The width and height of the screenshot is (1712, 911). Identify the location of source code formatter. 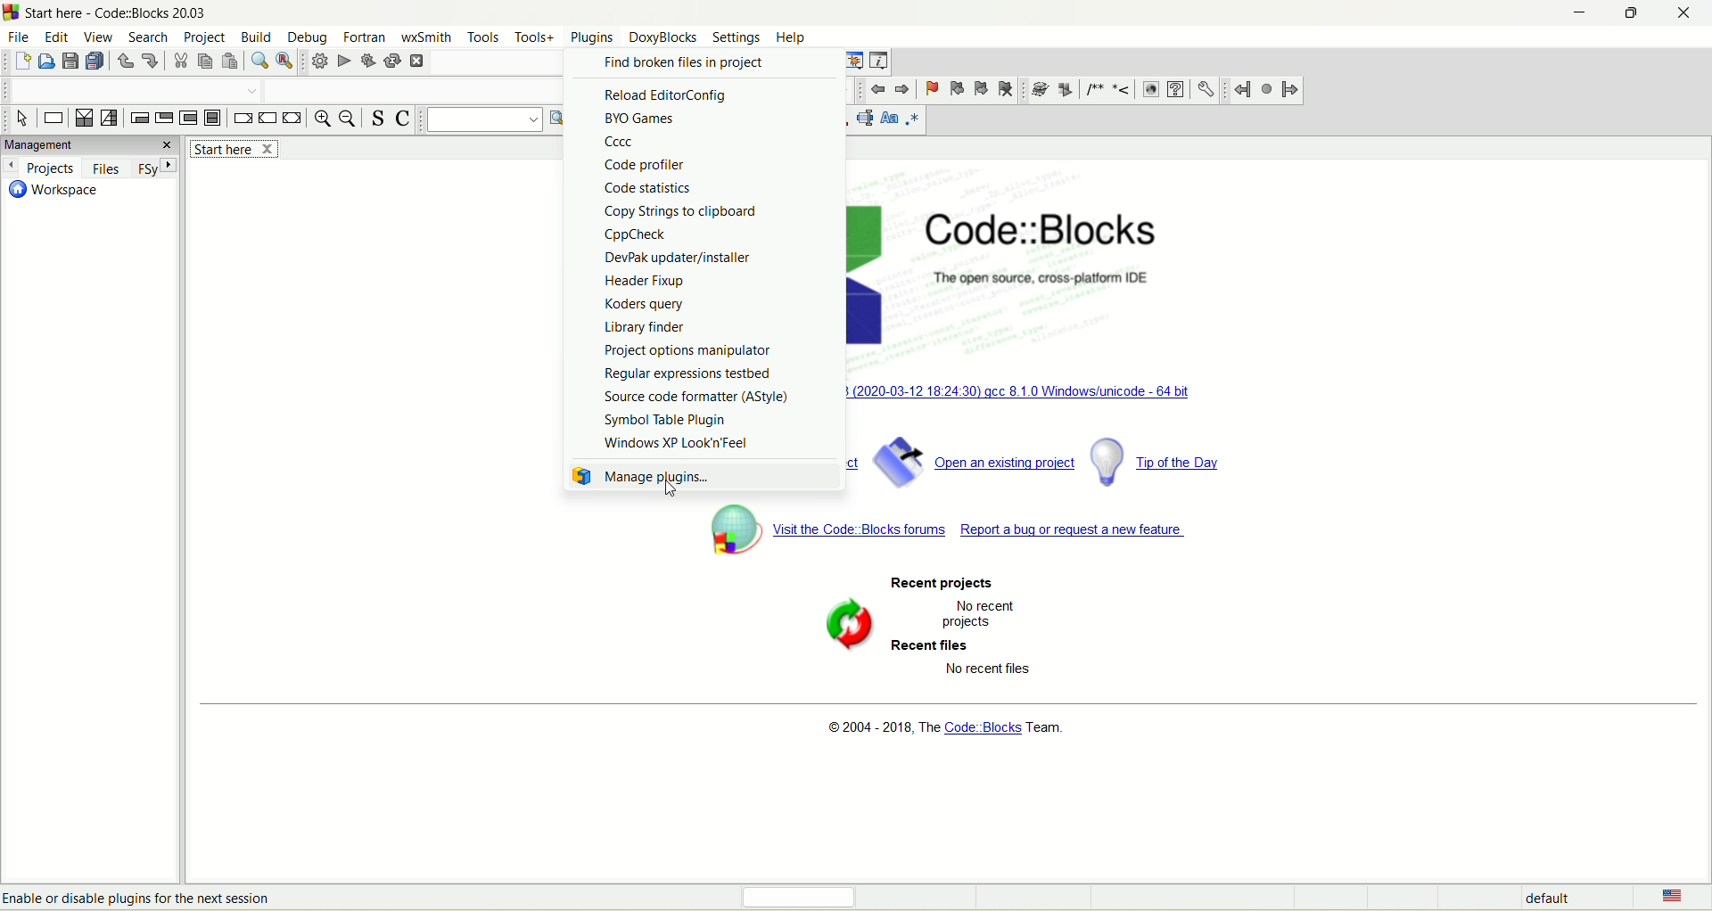
(696, 398).